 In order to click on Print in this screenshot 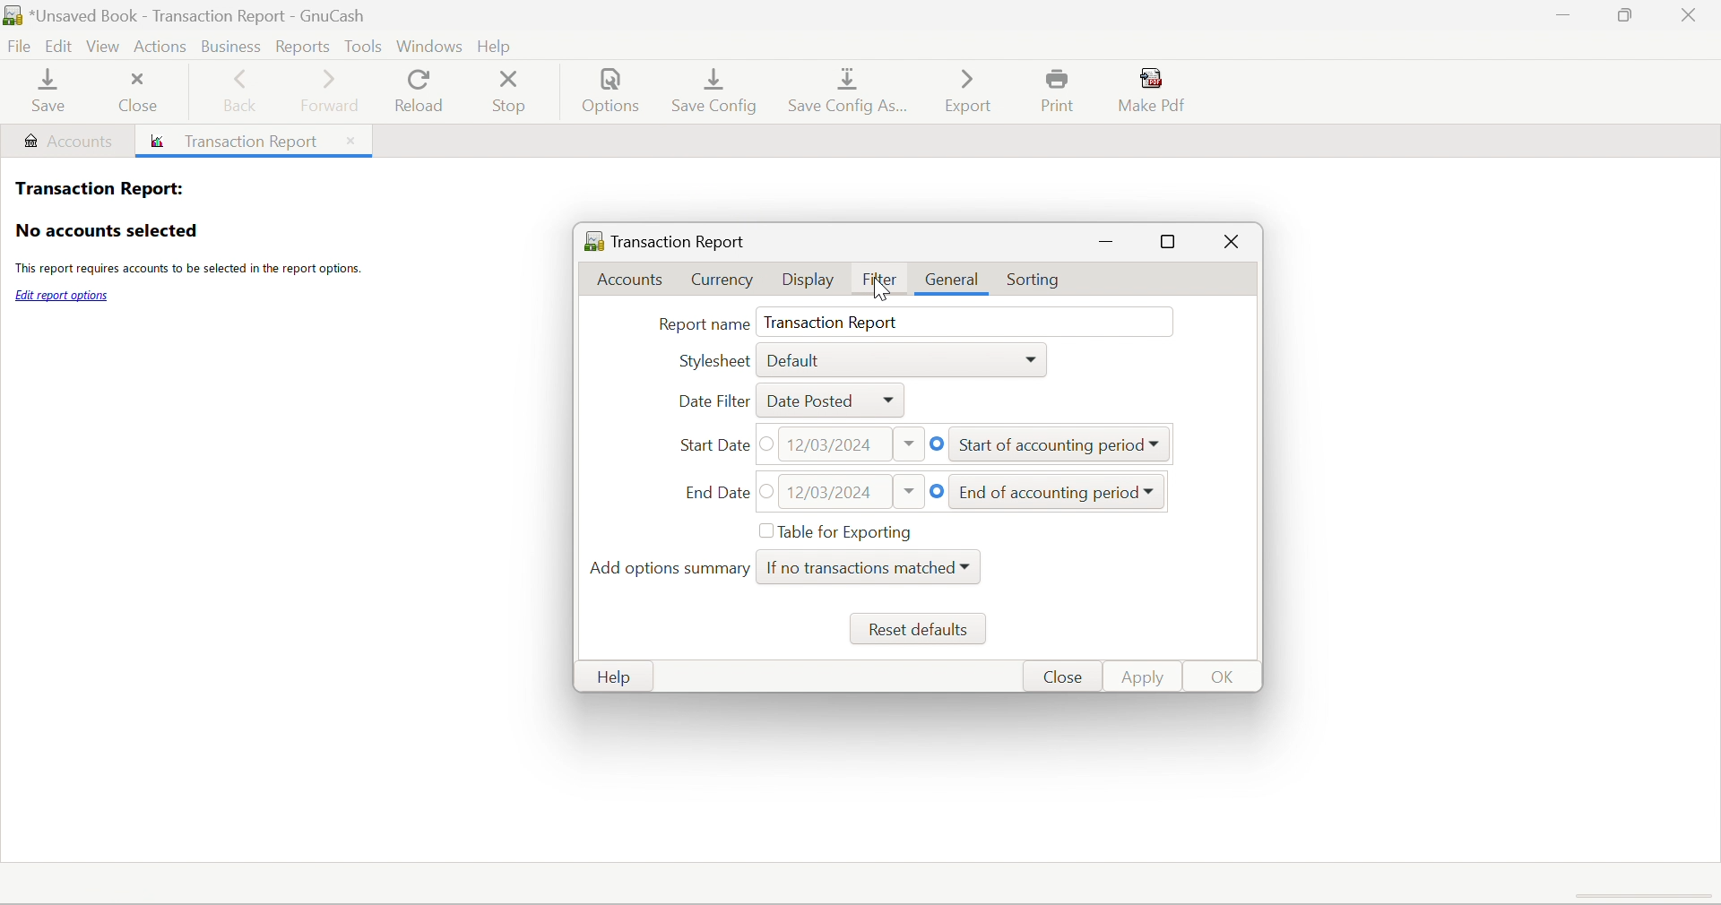, I will do `click(1062, 91)`.